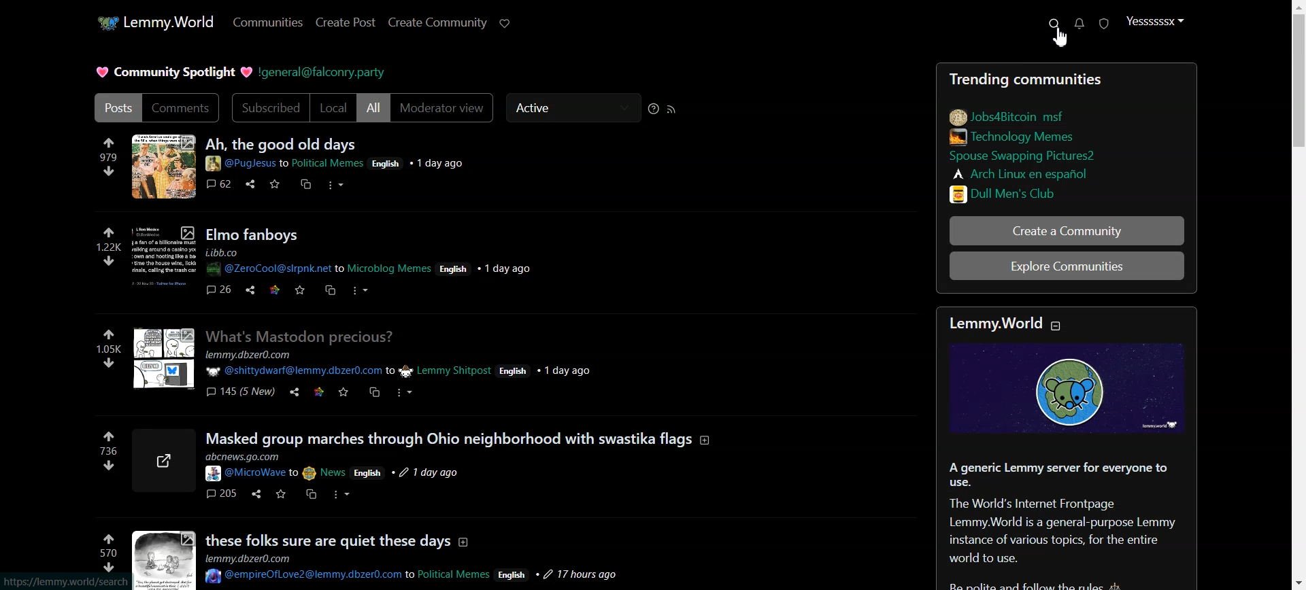 The image size is (1306, 590). What do you see at coordinates (406, 392) in the screenshot?
I see `more` at bounding box center [406, 392].